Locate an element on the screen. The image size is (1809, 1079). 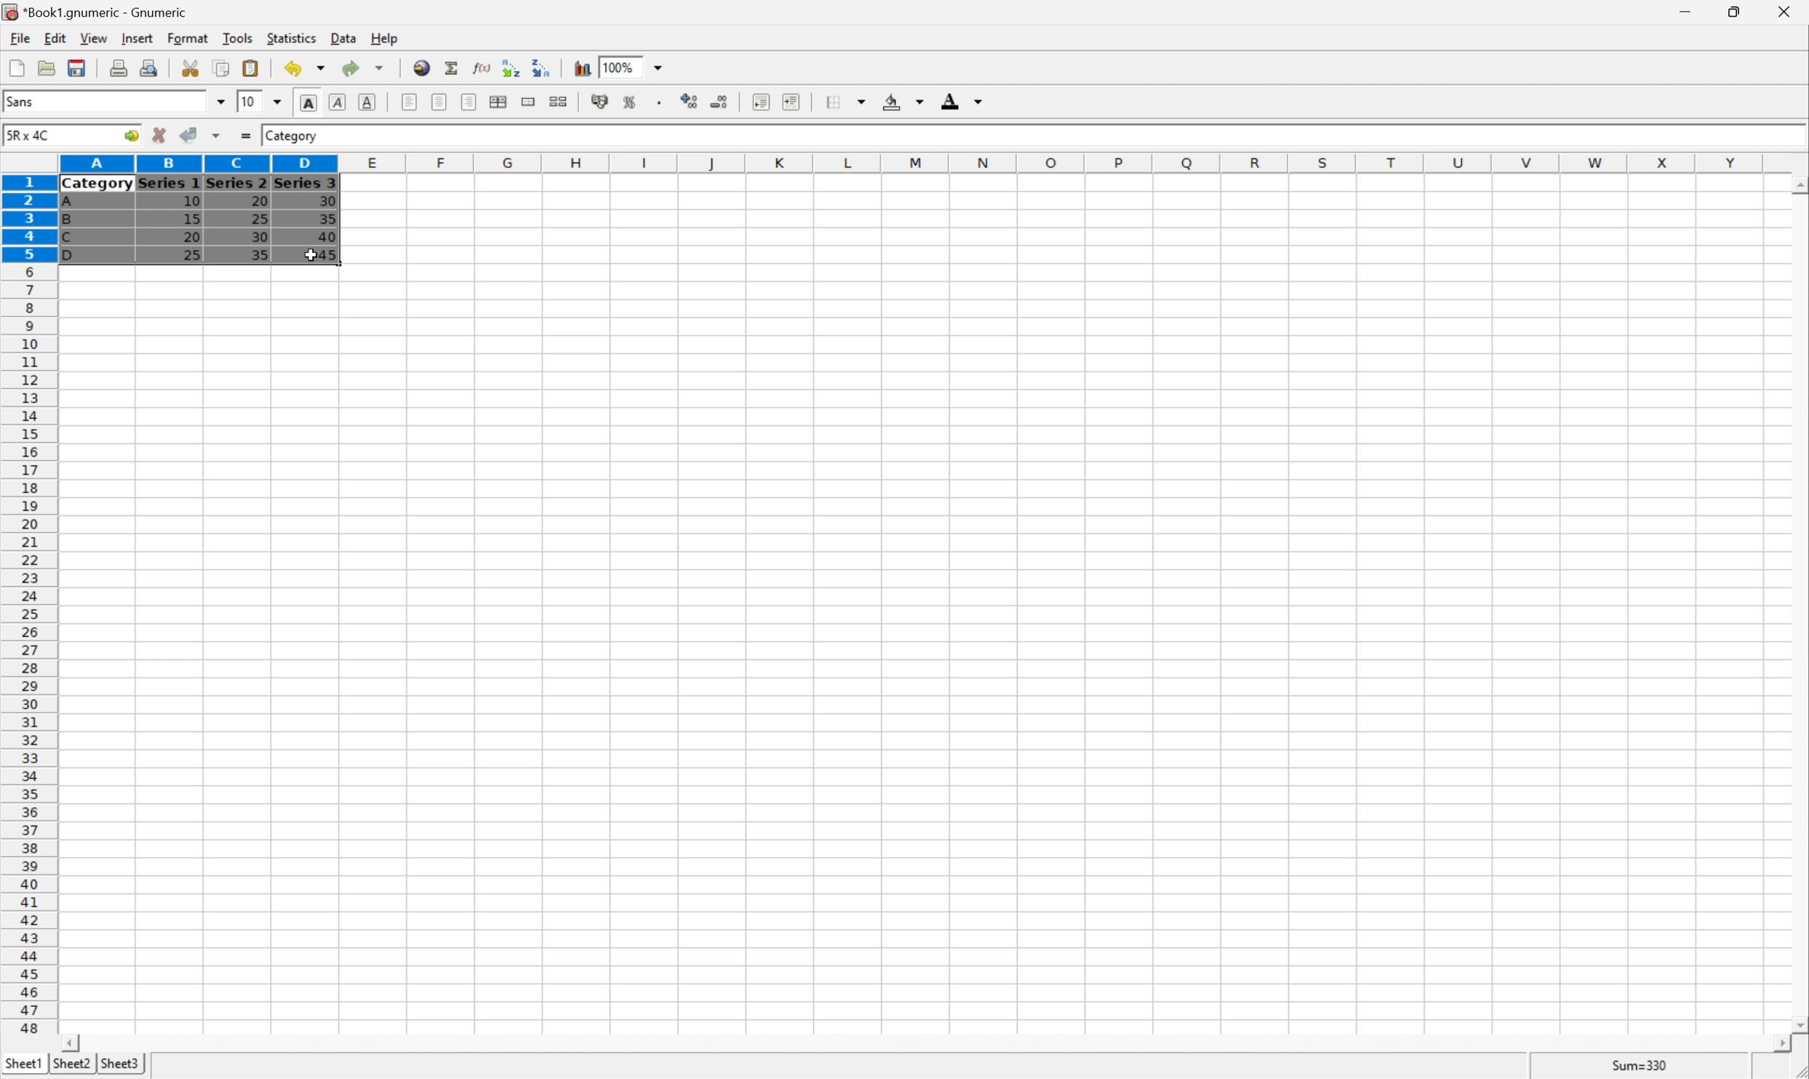
Category is located at coordinates (97, 185).